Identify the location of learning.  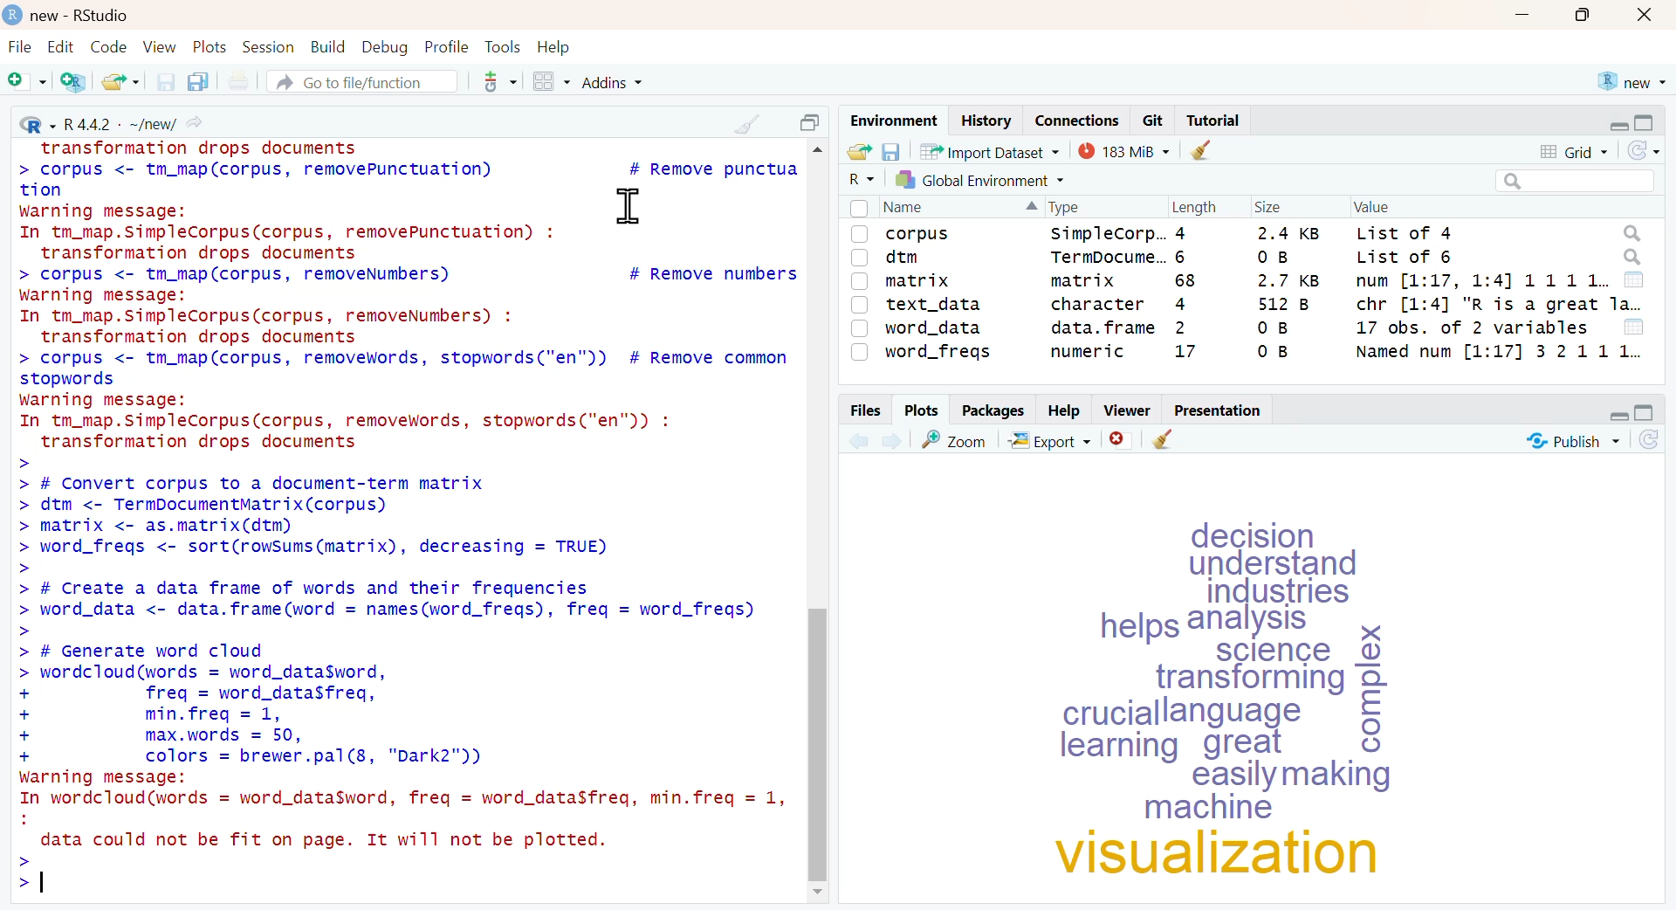
(1114, 748).